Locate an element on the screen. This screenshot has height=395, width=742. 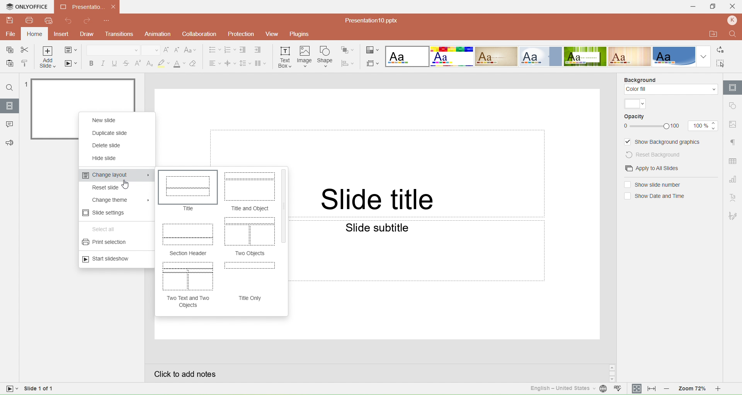
Highlight is located at coordinates (163, 63).